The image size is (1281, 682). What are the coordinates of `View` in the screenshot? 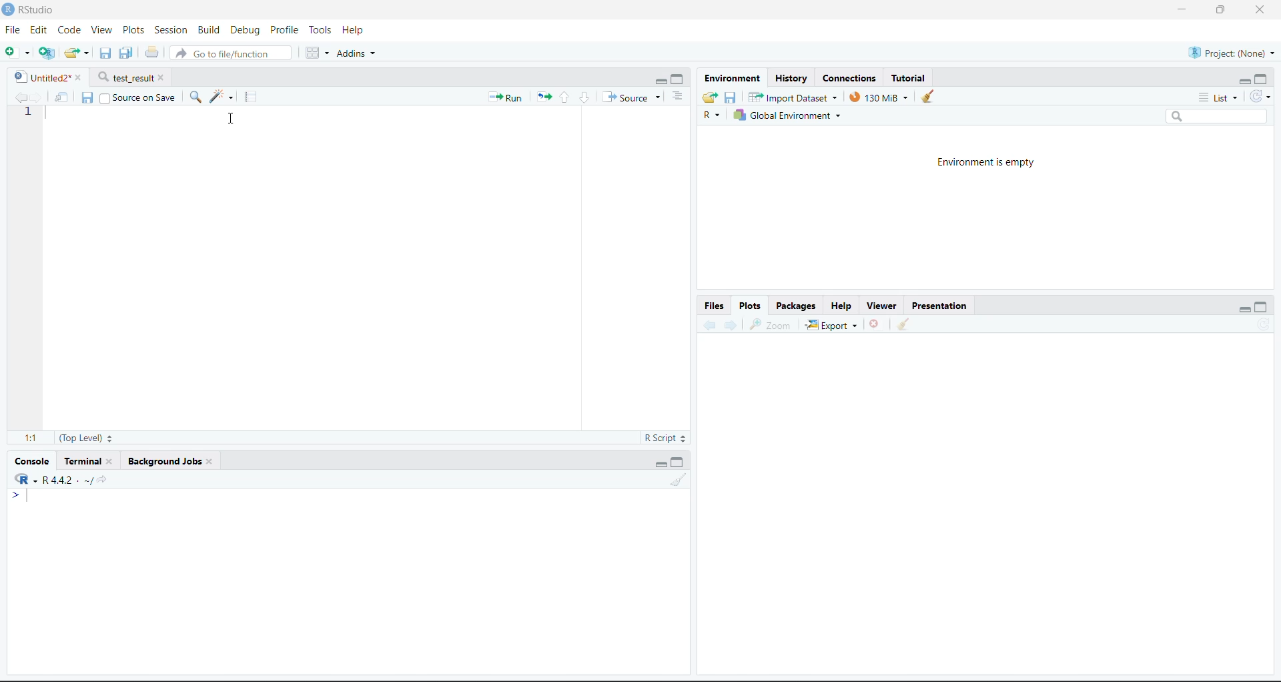 It's located at (99, 29).